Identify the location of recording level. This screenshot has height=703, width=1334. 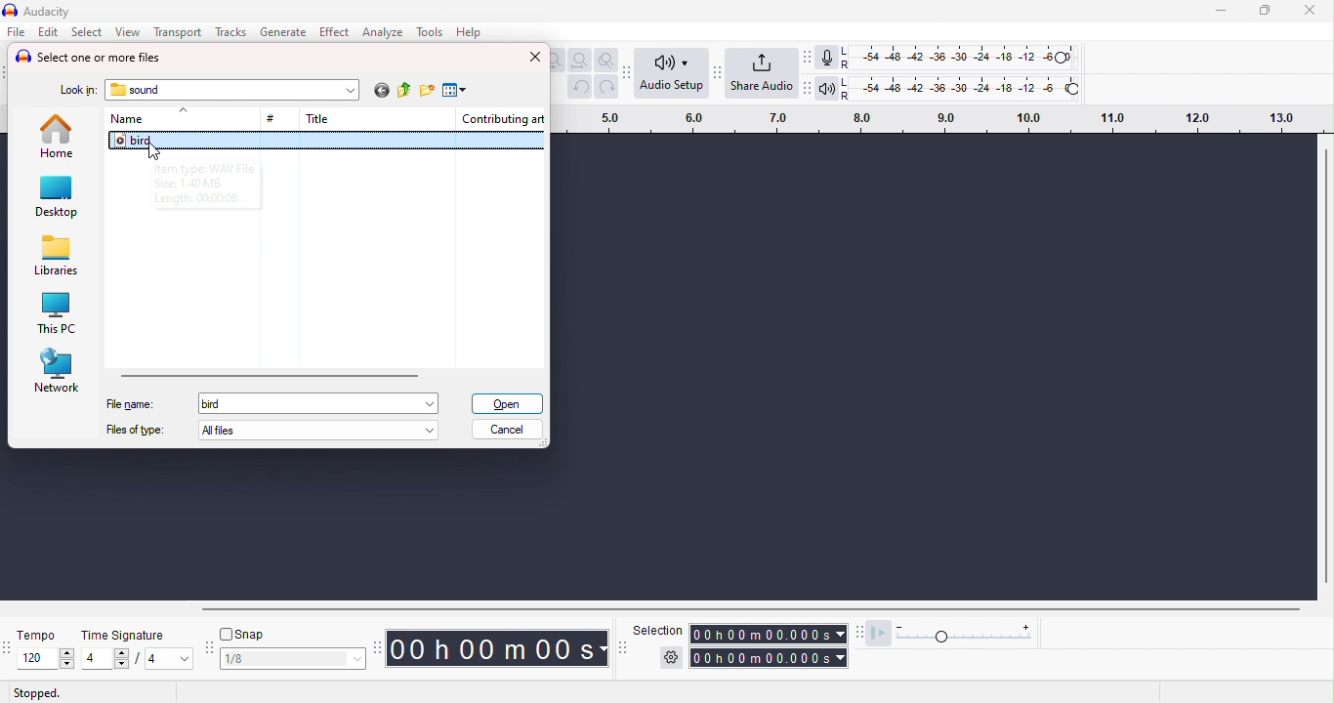
(958, 57).